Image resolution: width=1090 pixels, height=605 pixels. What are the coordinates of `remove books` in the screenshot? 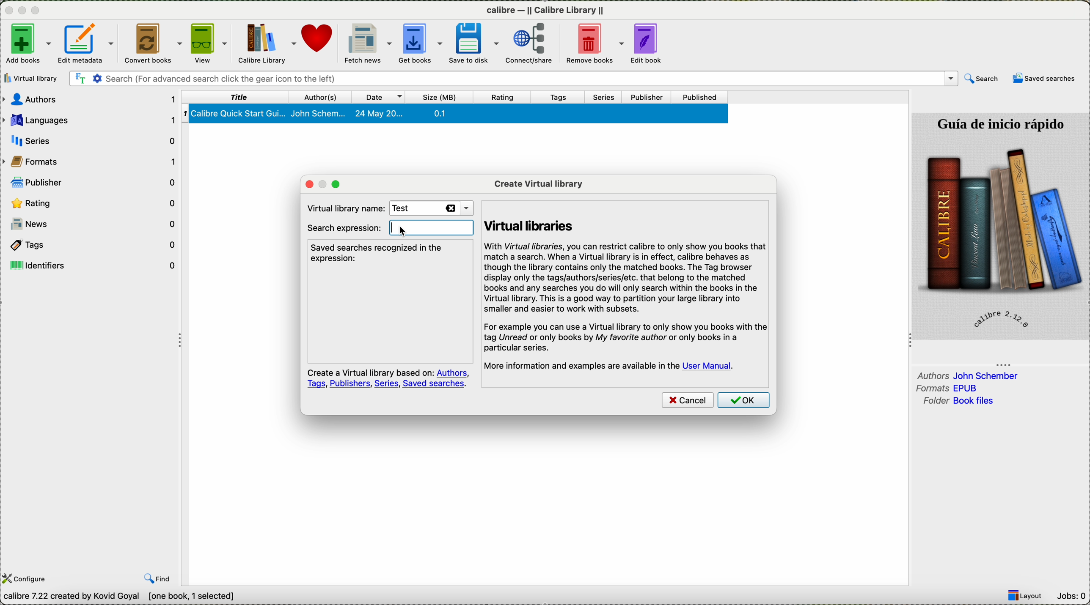 It's located at (598, 44).